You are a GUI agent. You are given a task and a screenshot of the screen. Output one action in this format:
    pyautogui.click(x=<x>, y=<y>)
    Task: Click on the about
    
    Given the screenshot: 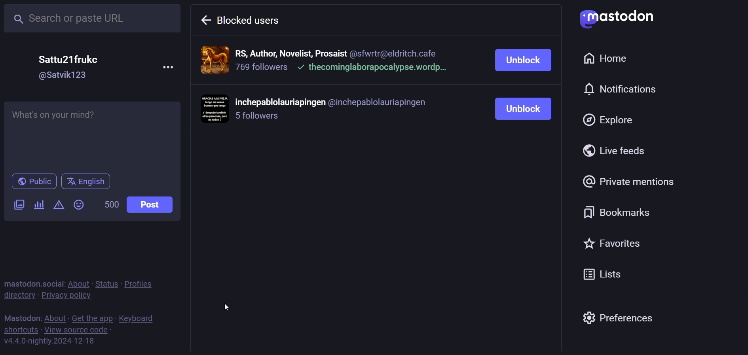 What is the action you would take?
    pyautogui.click(x=80, y=281)
    